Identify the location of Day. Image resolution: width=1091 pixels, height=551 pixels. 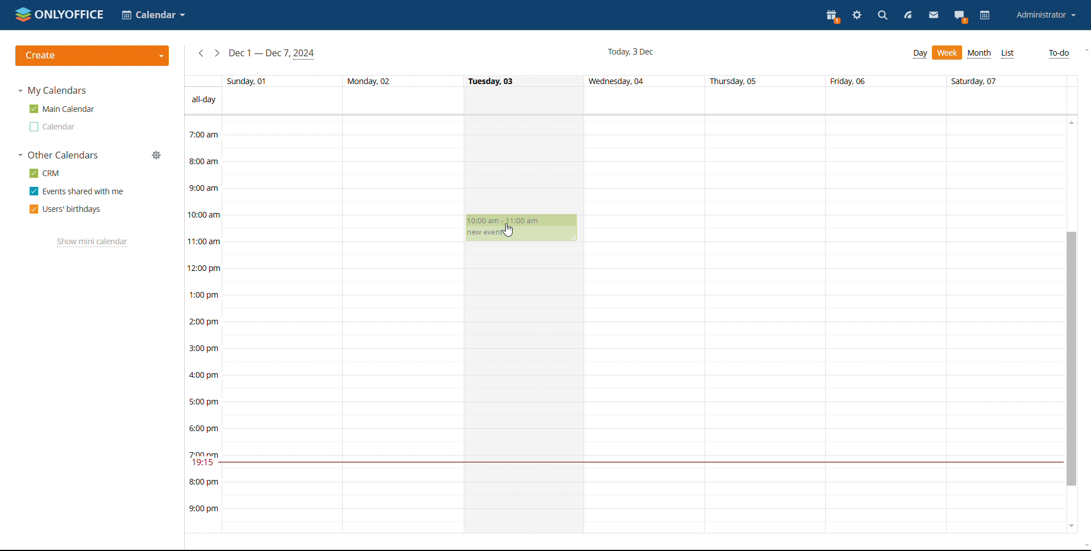
(921, 54).